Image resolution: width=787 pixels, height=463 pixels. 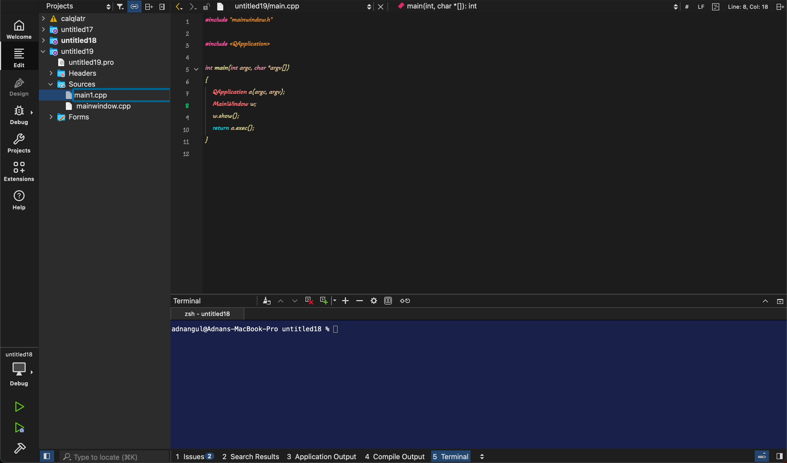 I want to click on Add Window, so click(x=327, y=300).